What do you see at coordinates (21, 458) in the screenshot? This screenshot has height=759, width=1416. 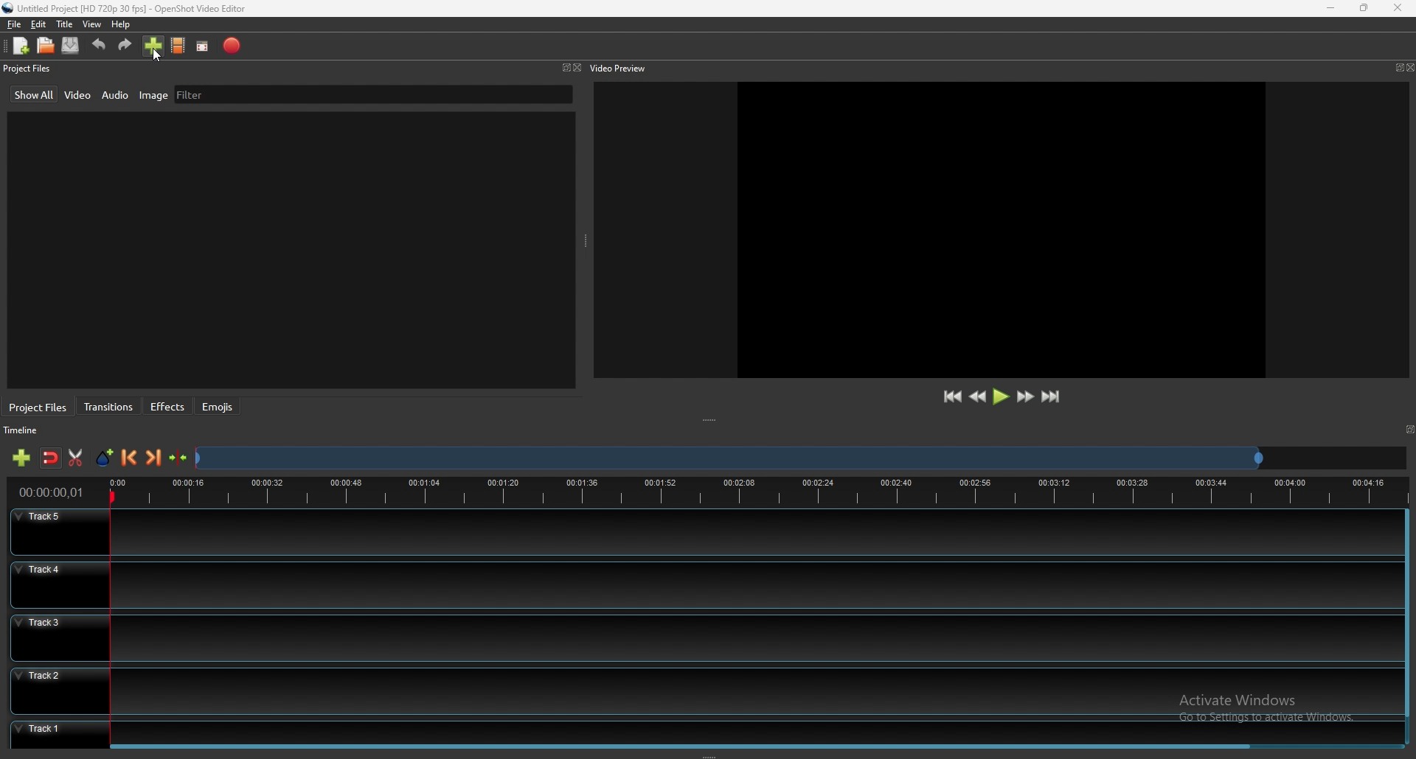 I see `add track` at bounding box center [21, 458].